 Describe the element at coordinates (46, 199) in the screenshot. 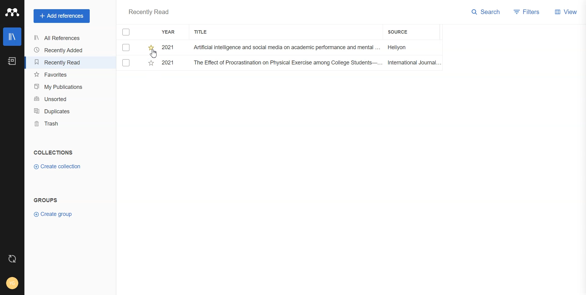

I see `Text` at that location.